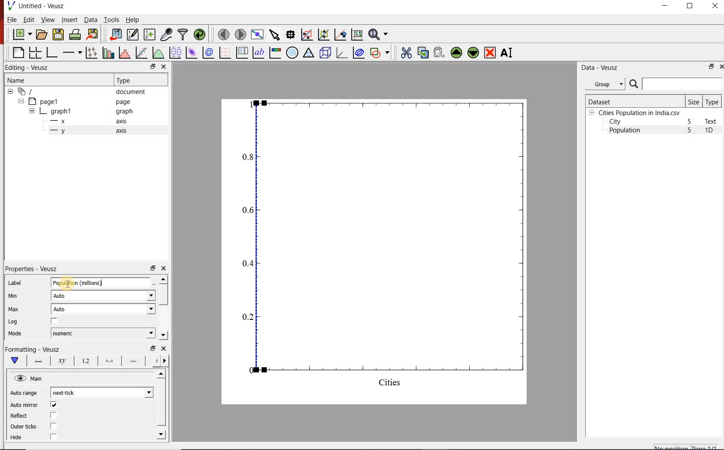 This screenshot has height=450, width=724. I want to click on check/uncheck, so click(54, 321).